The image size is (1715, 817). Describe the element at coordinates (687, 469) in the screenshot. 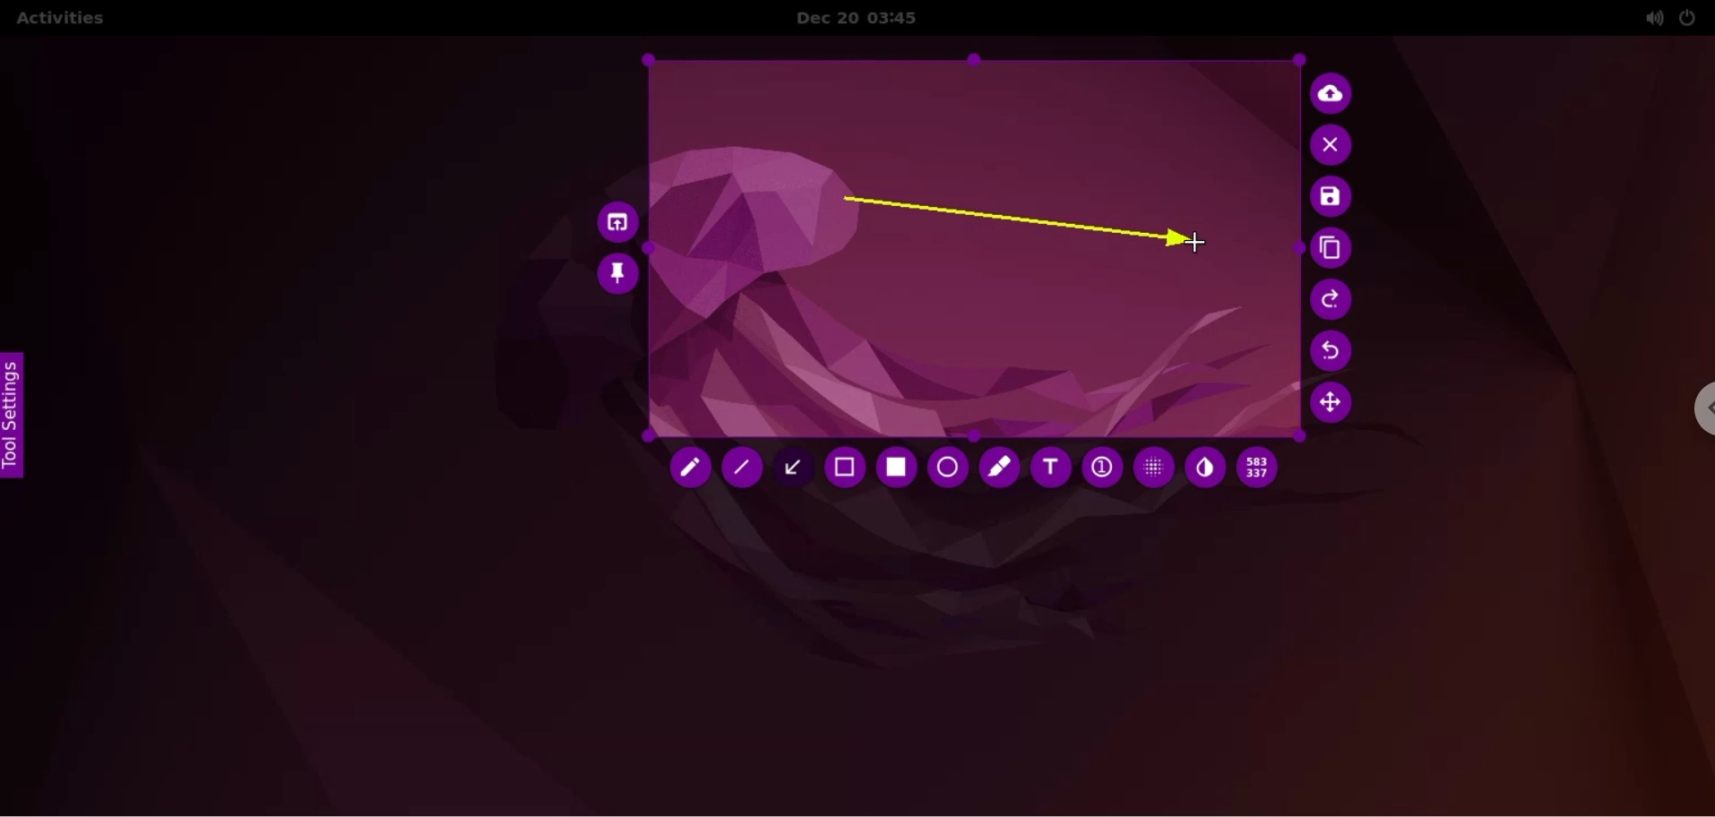

I see `pencil` at that location.